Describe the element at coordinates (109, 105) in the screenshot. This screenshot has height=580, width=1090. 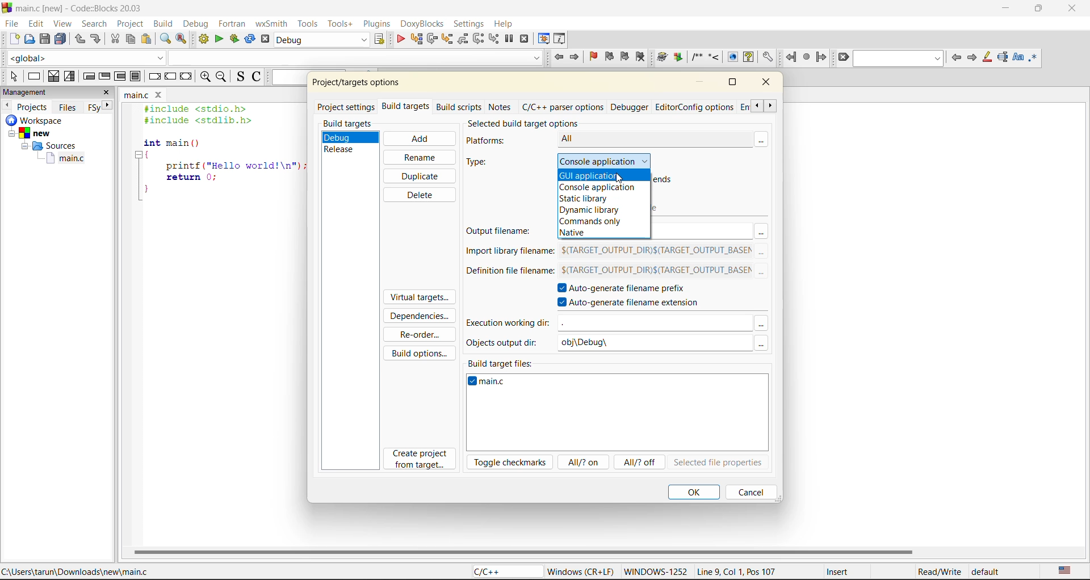
I see `next` at that location.